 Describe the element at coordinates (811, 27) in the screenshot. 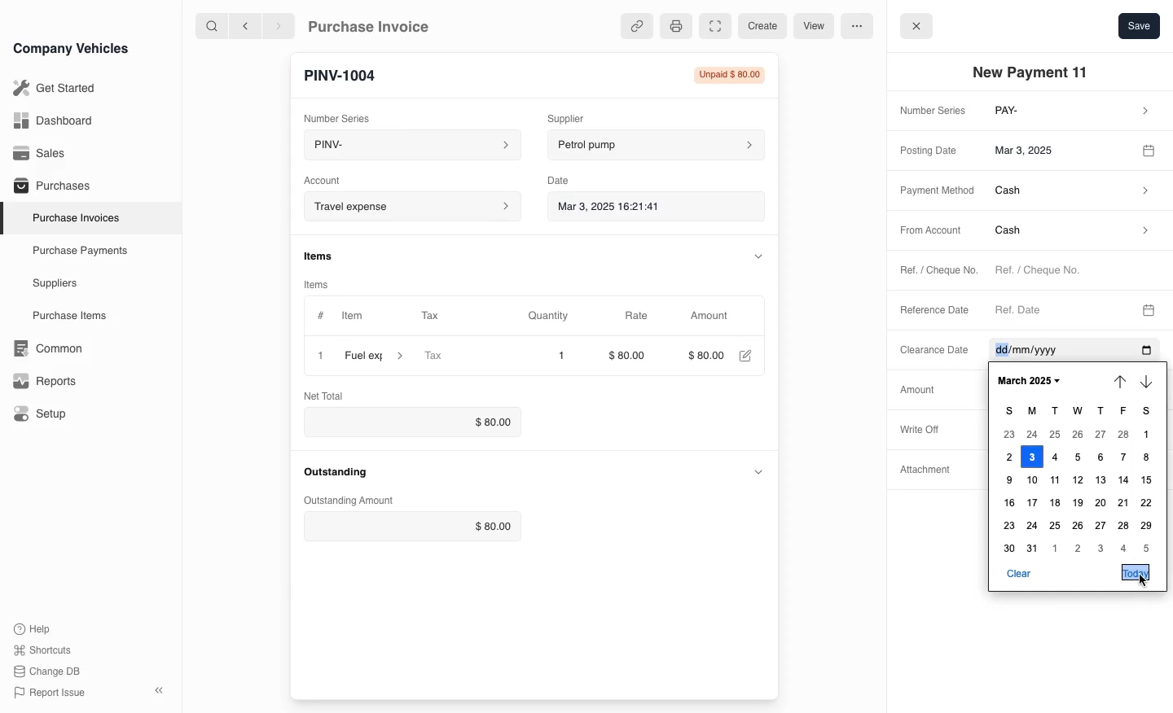

I see `view` at that location.